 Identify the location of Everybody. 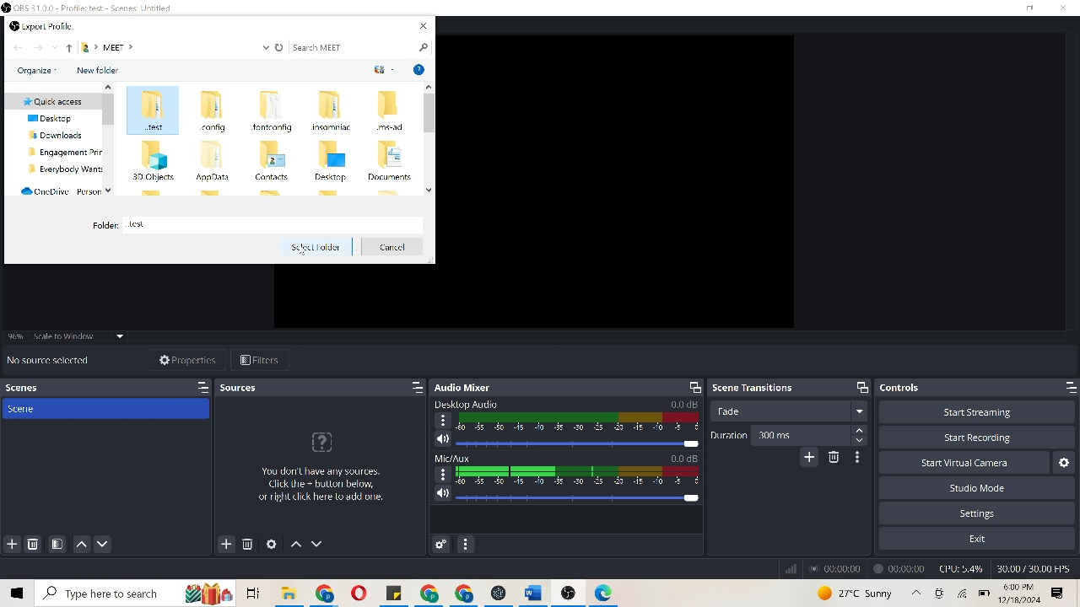
(61, 171).